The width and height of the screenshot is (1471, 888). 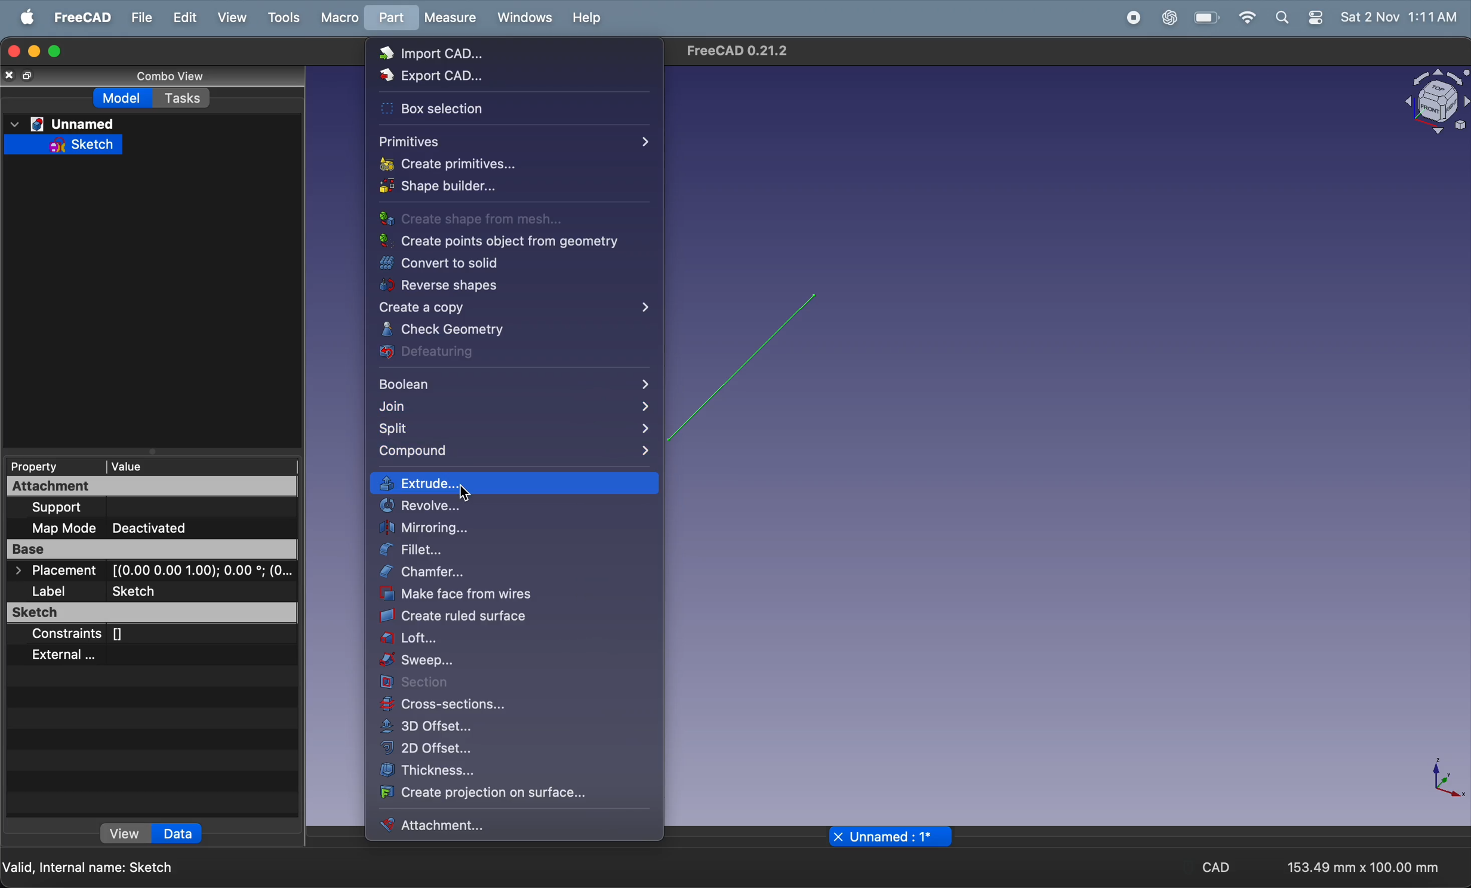 What do you see at coordinates (186, 18) in the screenshot?
I see `edit` at bounding box center [186, 18].